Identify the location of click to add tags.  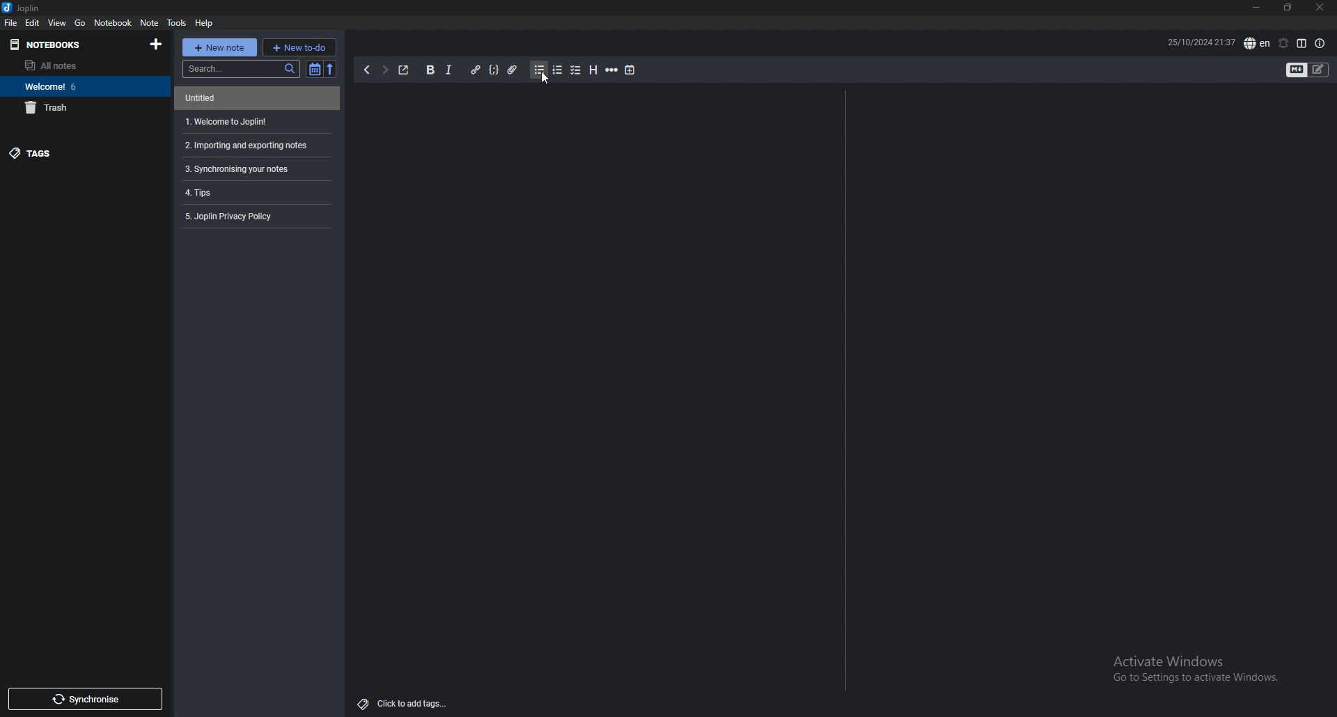
(405, 704).